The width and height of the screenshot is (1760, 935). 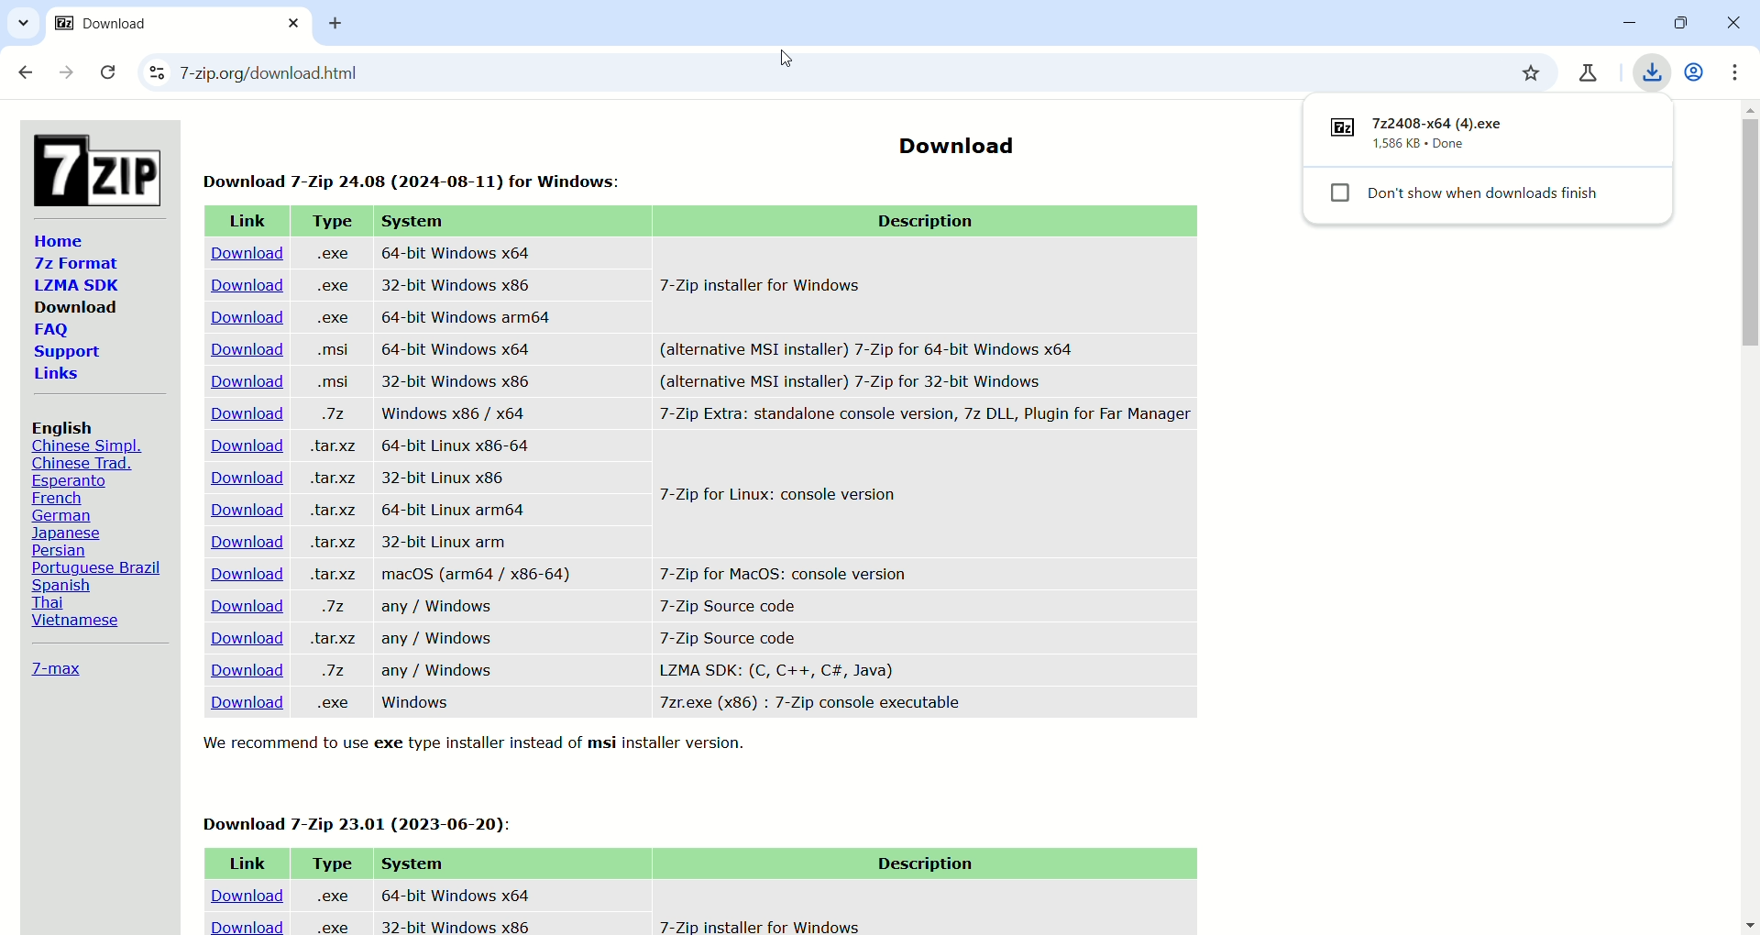 I want to click on .tarxz, so click(x=337, y=511).